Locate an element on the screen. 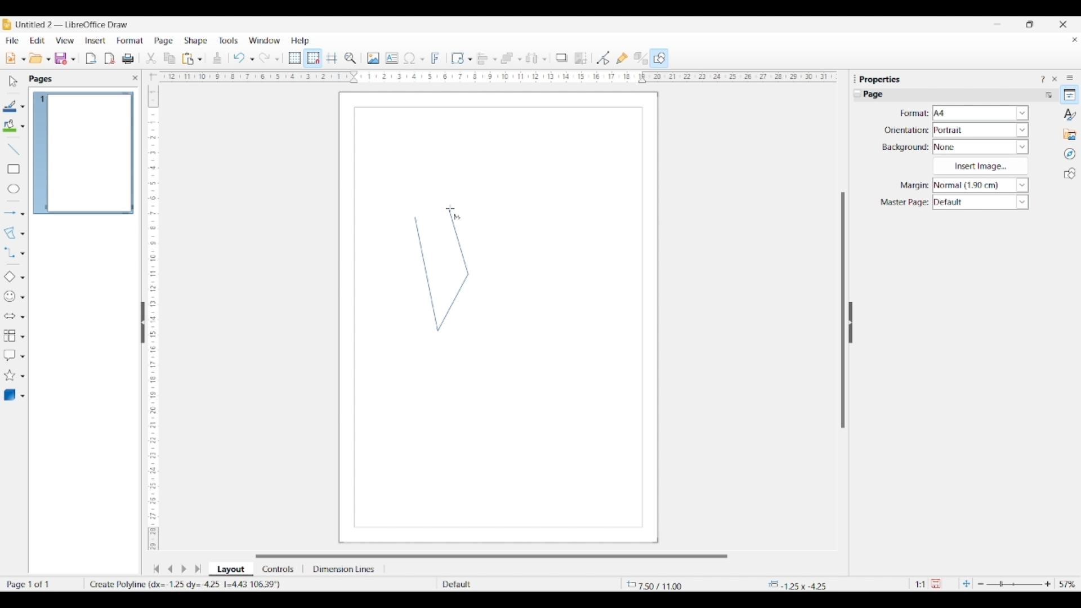  3D shape options is located at coordinates (23, 396).